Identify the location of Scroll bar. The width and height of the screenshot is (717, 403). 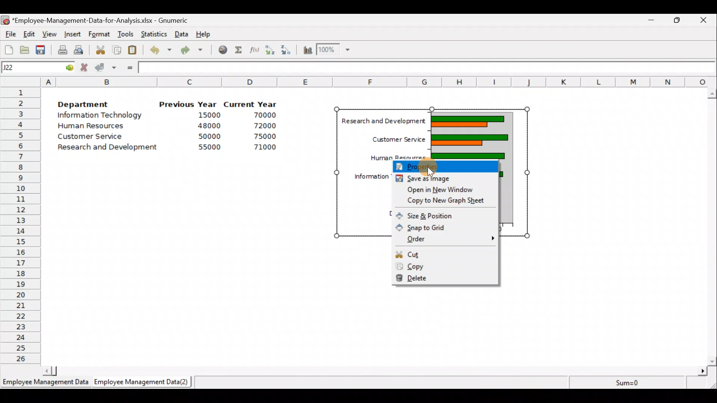
(708, 225).